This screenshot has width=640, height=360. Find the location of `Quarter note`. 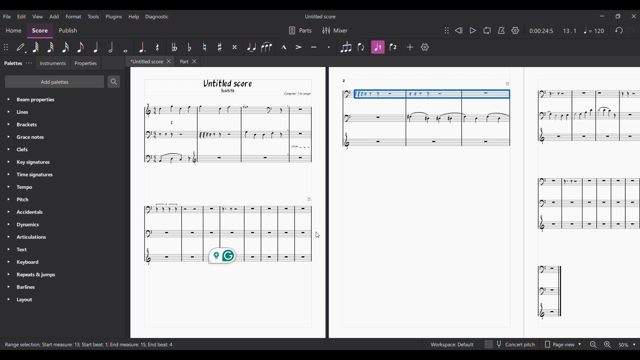

Quarter note is located at coordinates (95, 47).